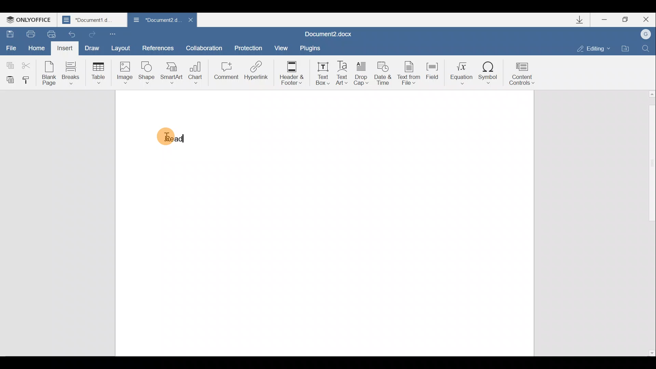 The image size is (656, 369). Describe the element at coordinates (97, 72) in the screenshot. I see `Table` at that location.